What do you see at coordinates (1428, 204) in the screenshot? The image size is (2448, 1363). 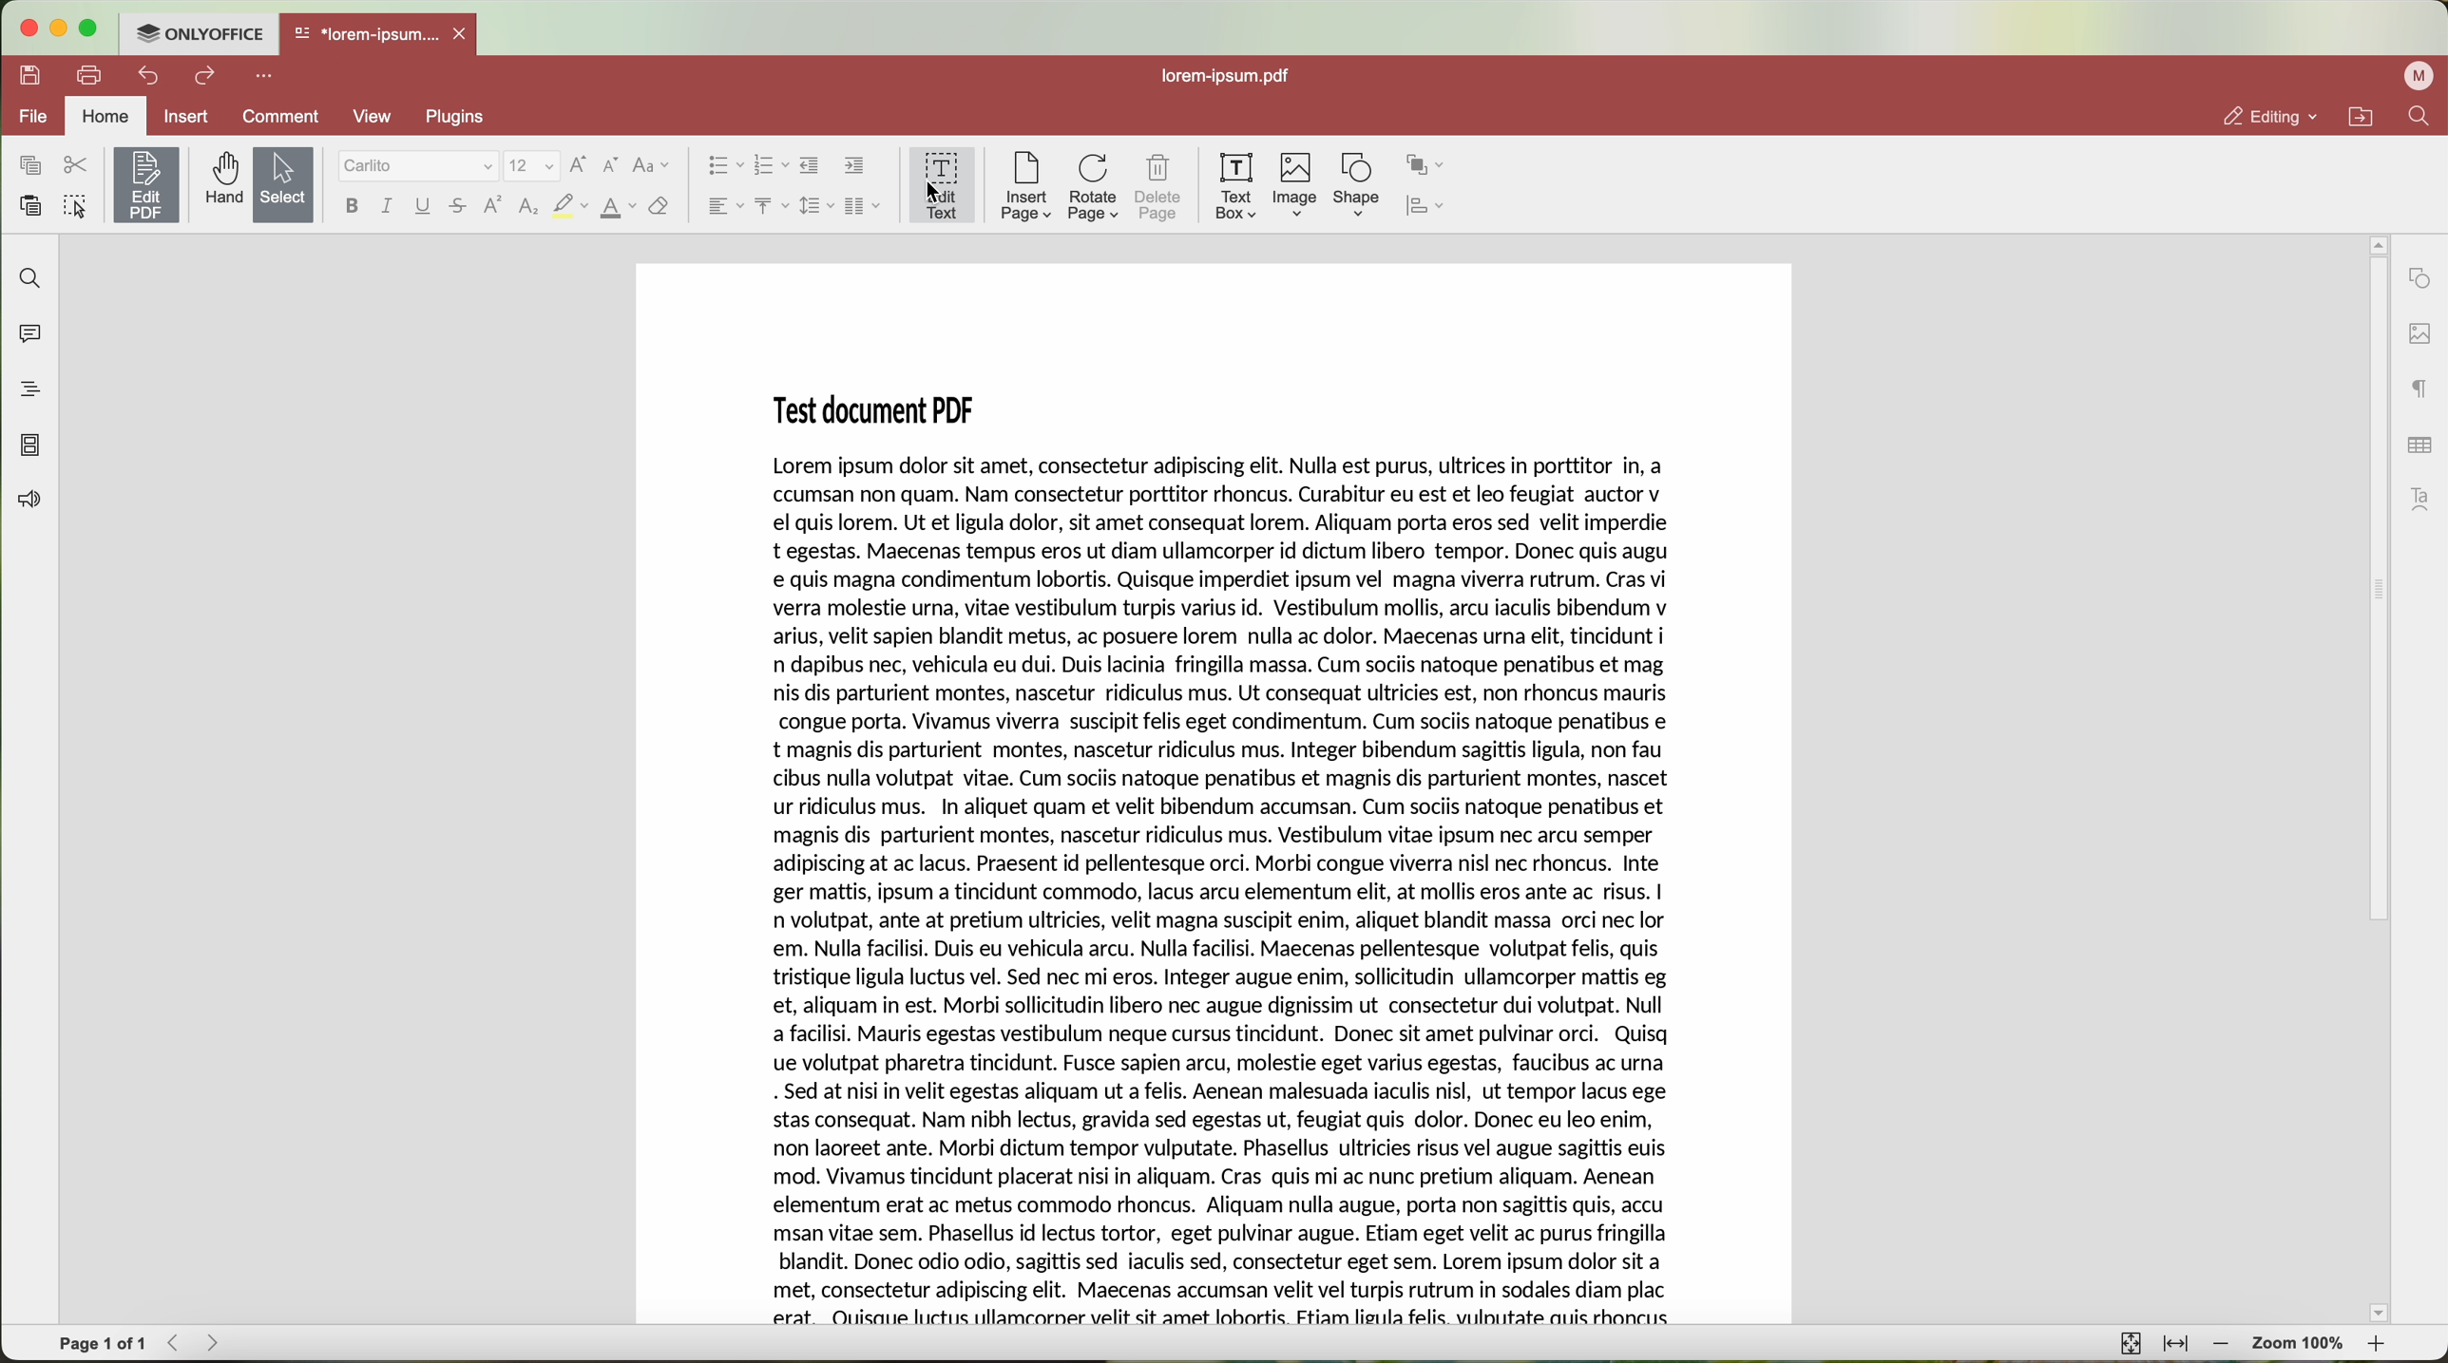 I see `align shape` at bounding box center [1428, 204].